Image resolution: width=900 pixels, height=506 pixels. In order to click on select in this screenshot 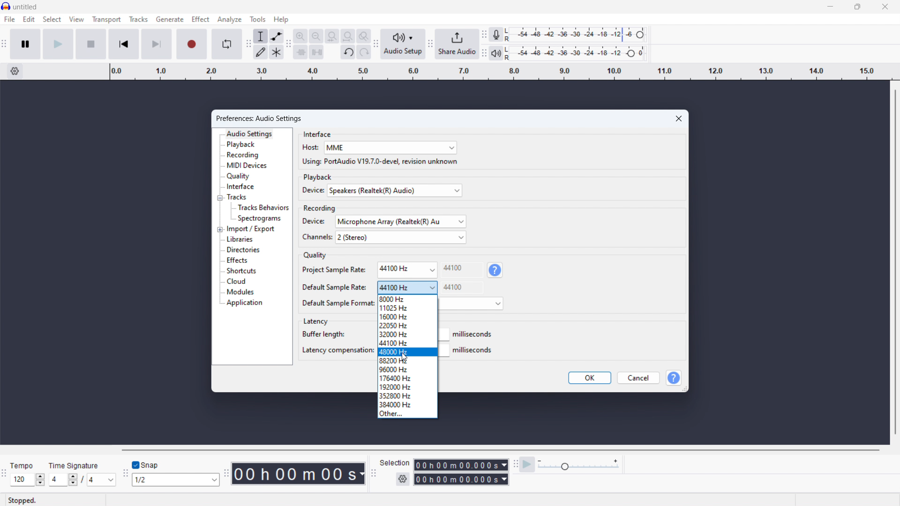, I will do `click(52, 19)`.